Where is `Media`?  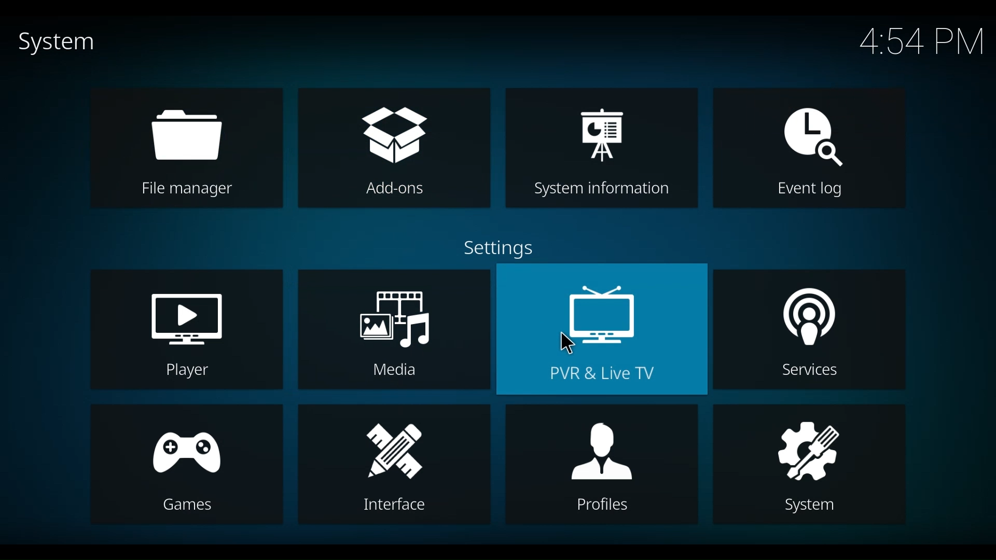 Media is located at coordinates (393, 330).